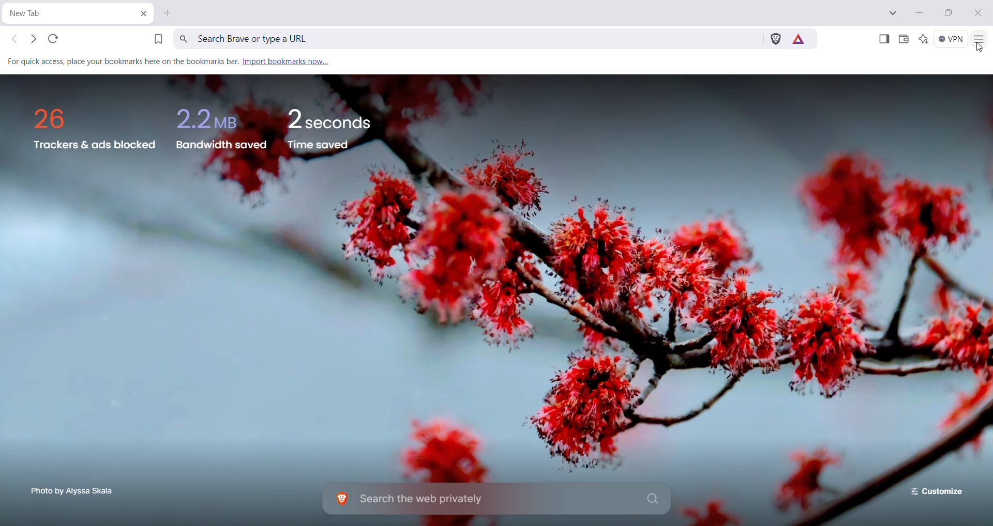 The width and height of the screenshot is (993, 526). Describe the element at coordinates (12, 40) in the screenshot. I see `Click to go back, hold to see history` at that location.